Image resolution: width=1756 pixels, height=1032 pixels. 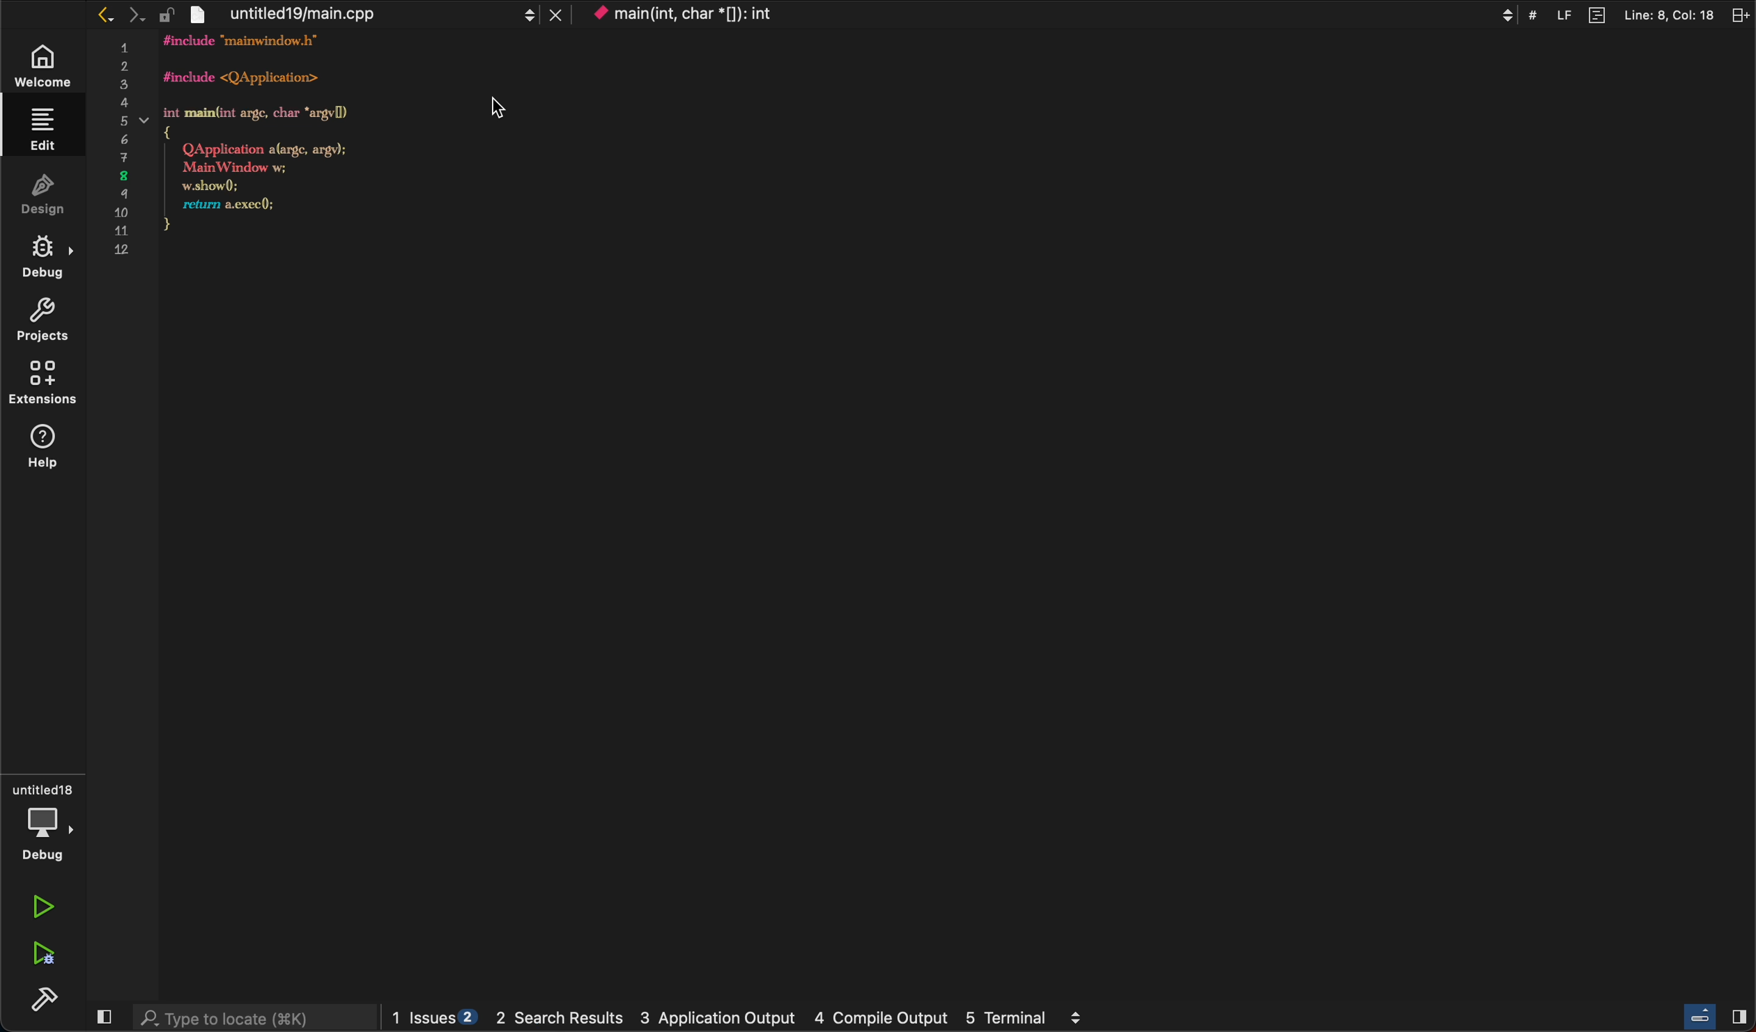 What do you see at coordinates (42, 260) in the screenshot?
I see `debug` at bounding box center [42, 260].